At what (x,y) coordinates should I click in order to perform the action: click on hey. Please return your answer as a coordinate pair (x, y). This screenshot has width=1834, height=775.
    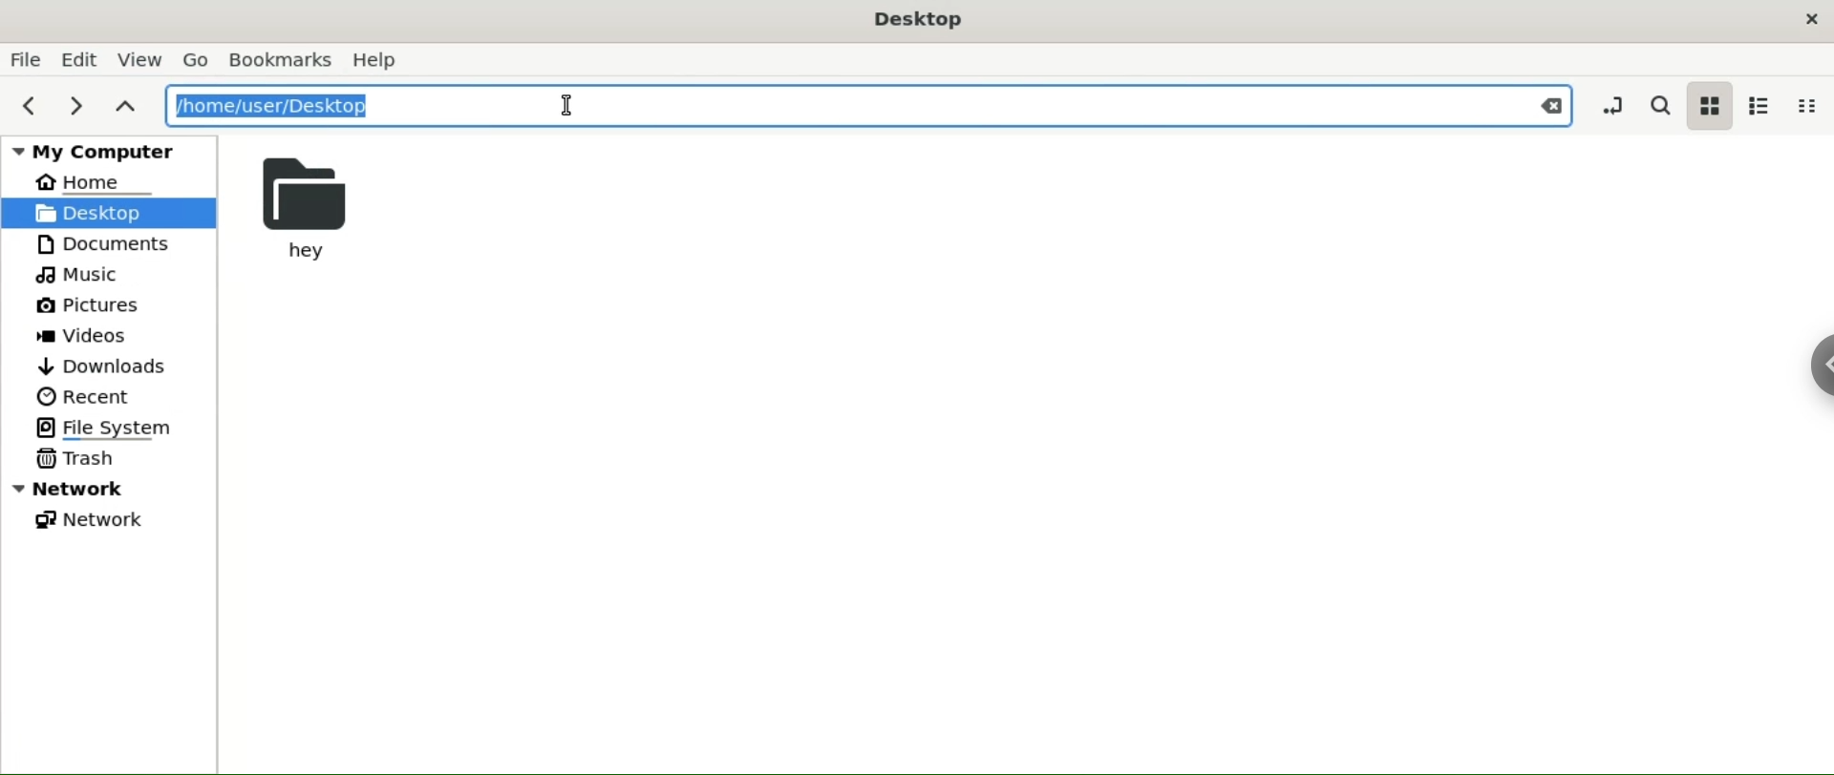
    Looking at the image, I should click on (311, 207).